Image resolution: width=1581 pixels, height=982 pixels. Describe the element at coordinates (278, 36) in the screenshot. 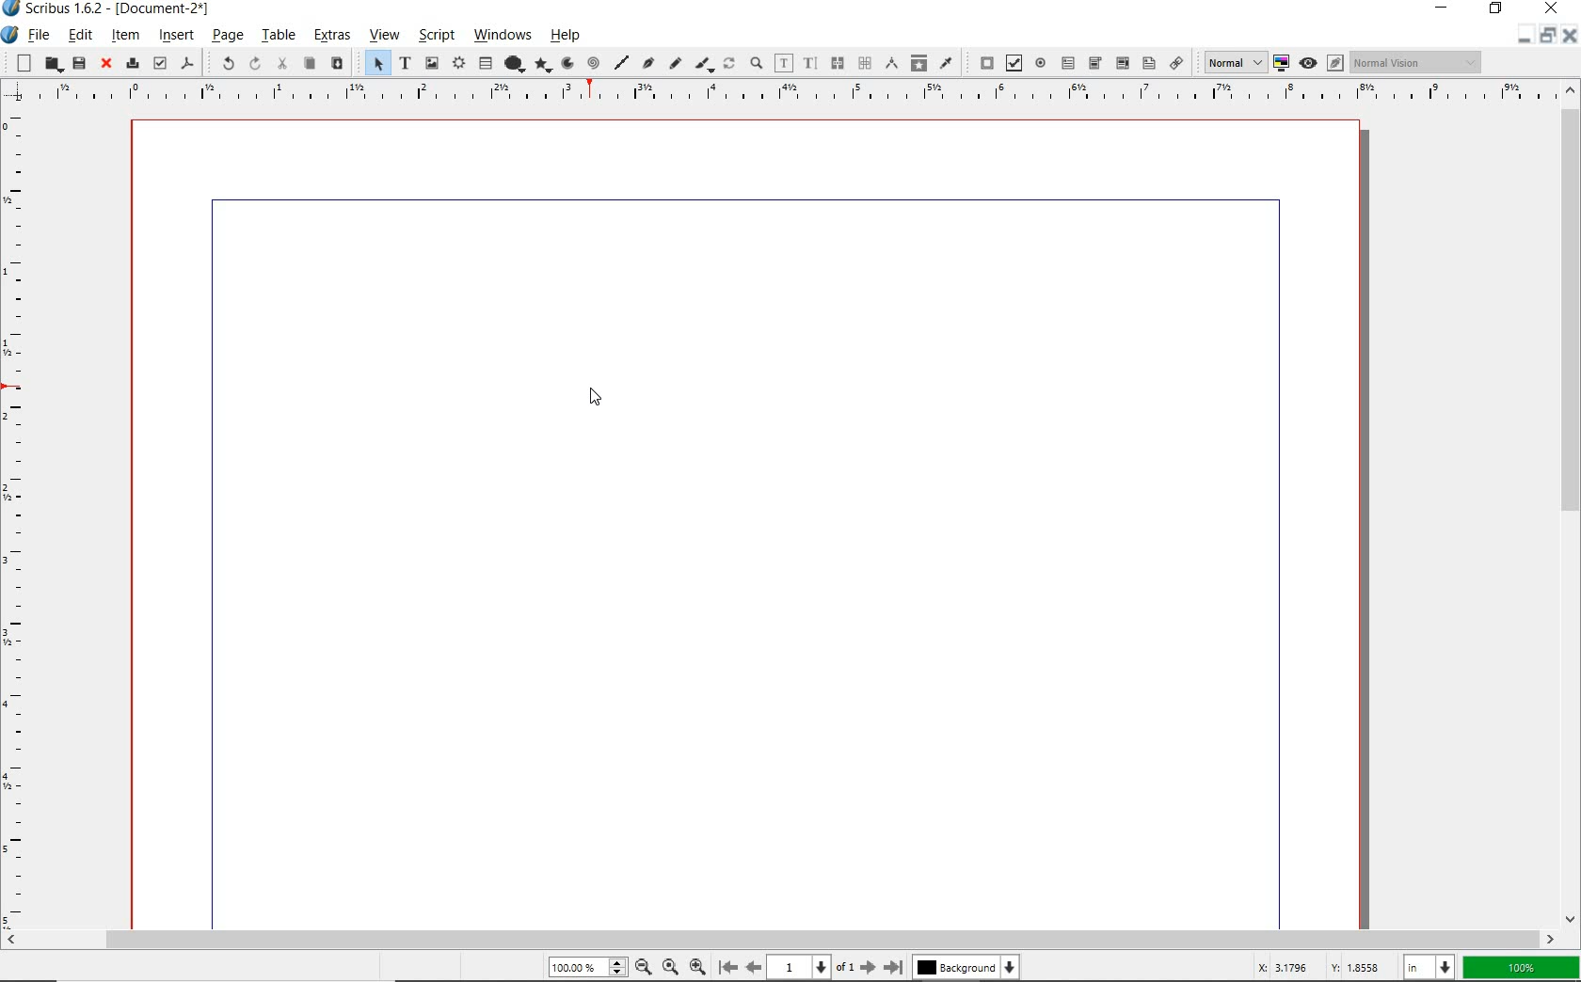

I see `table` at that location.